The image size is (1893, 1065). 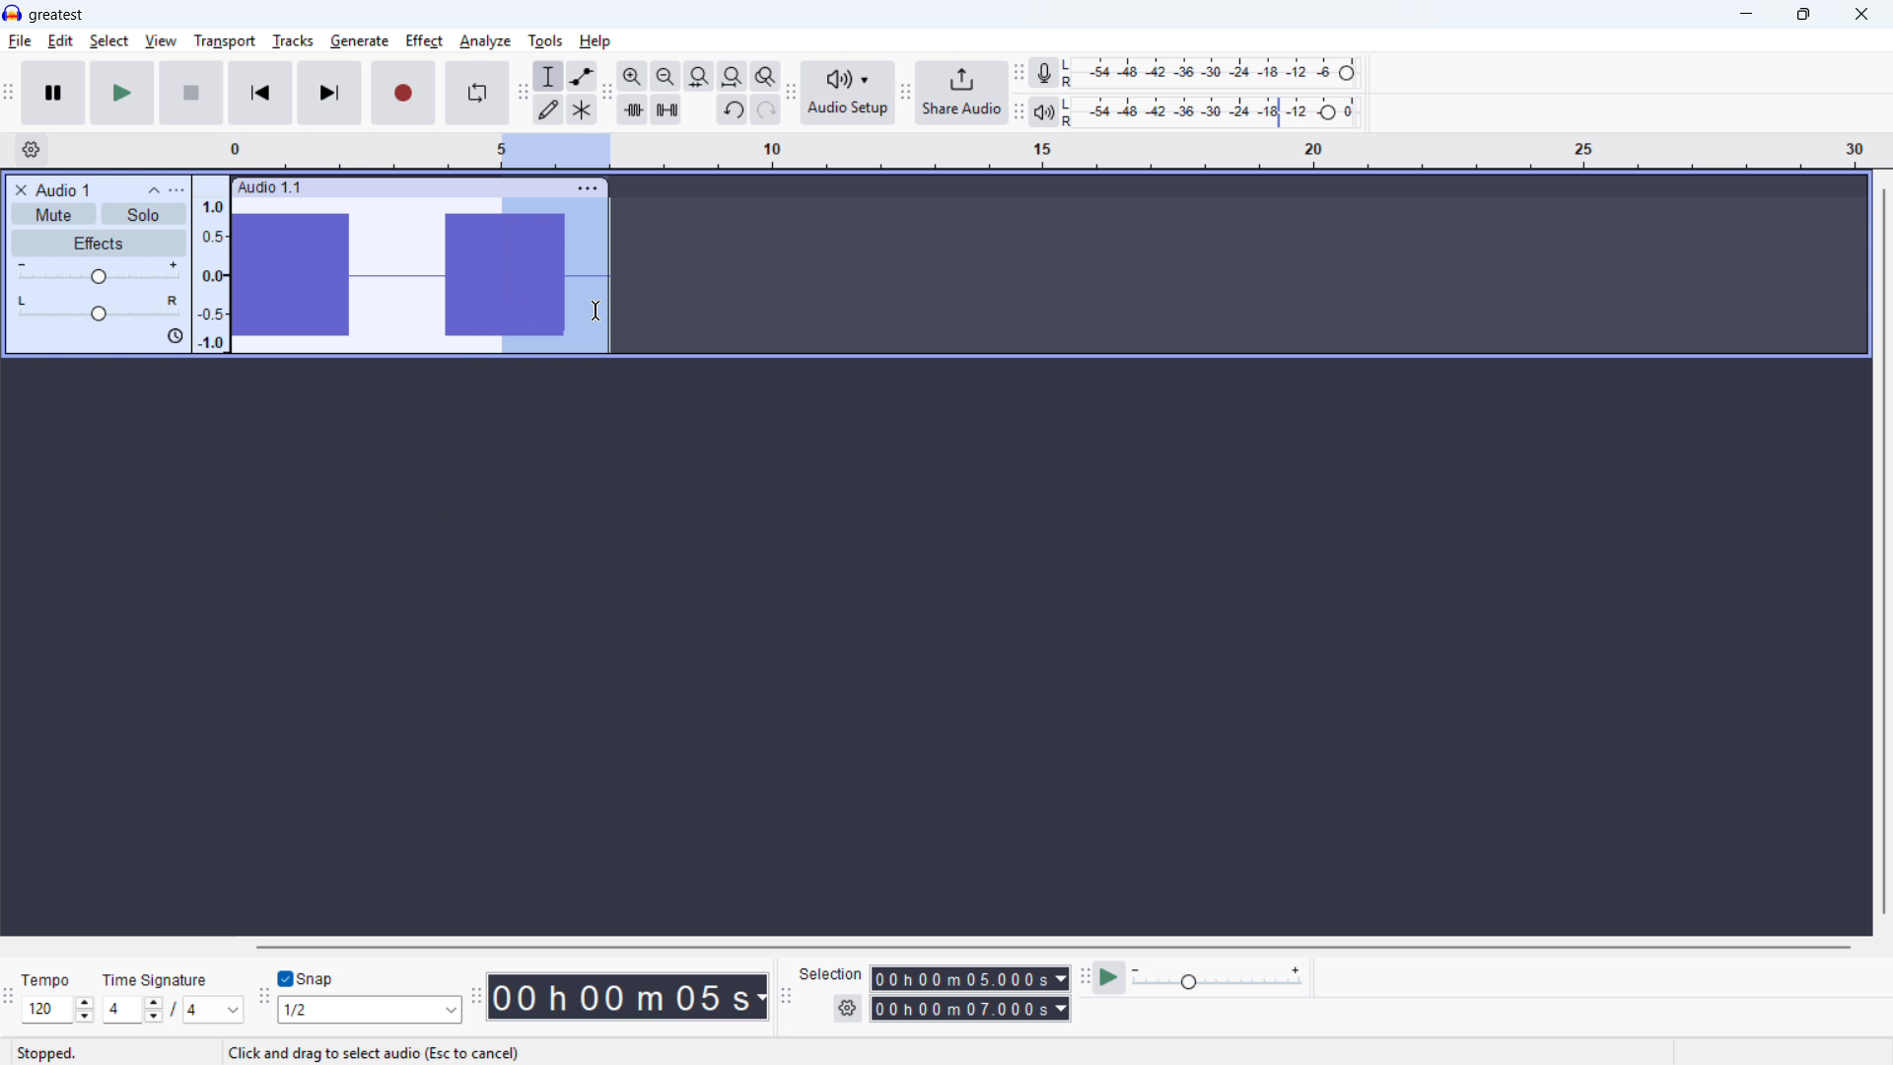 I want to click on Timestamp , so click(x=630, y=998).